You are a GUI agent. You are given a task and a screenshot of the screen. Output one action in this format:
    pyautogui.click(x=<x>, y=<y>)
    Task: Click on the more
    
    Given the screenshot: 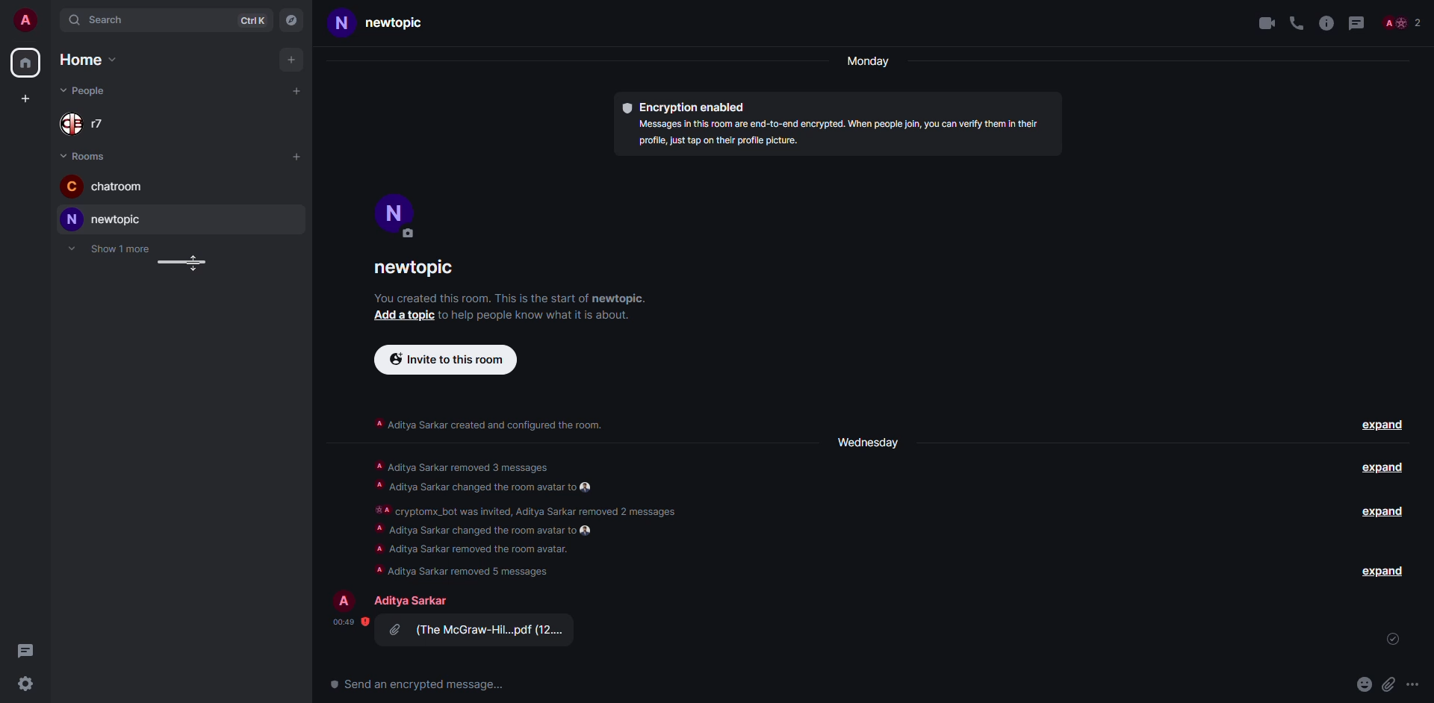 What is the action you would take?
    pyautogui.click(x=1418, y=687)
    